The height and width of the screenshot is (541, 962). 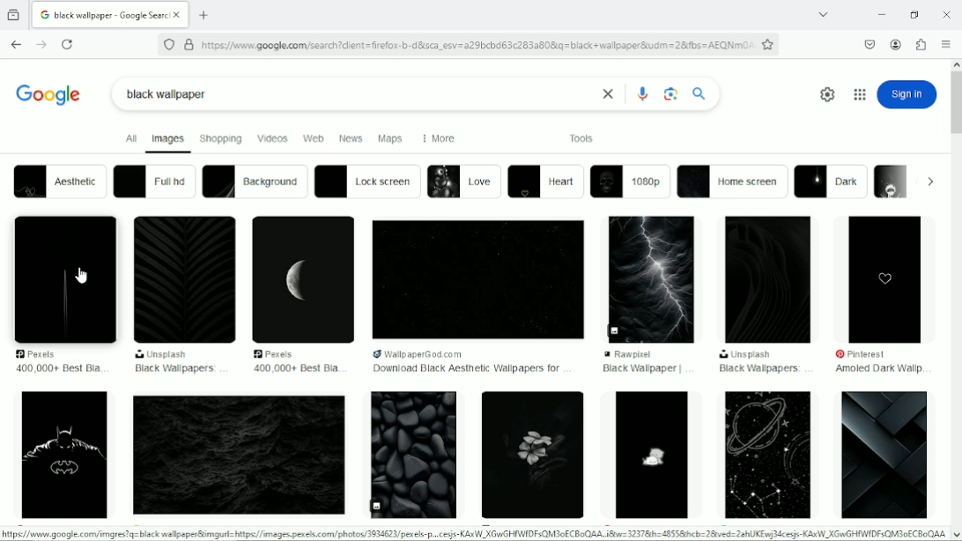 I want to click on pexels, so click(x=42, y=354).